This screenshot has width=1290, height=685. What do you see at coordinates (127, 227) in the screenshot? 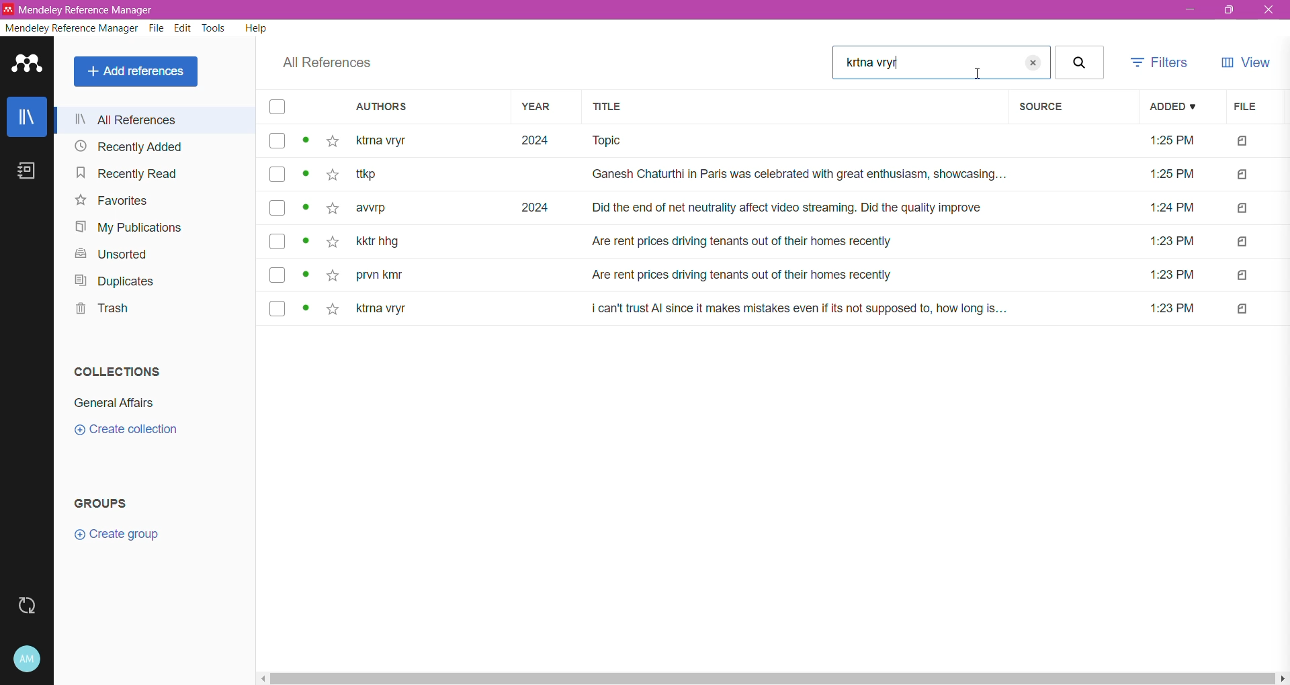
I see `My Publications` at bounding box center [127, 227].